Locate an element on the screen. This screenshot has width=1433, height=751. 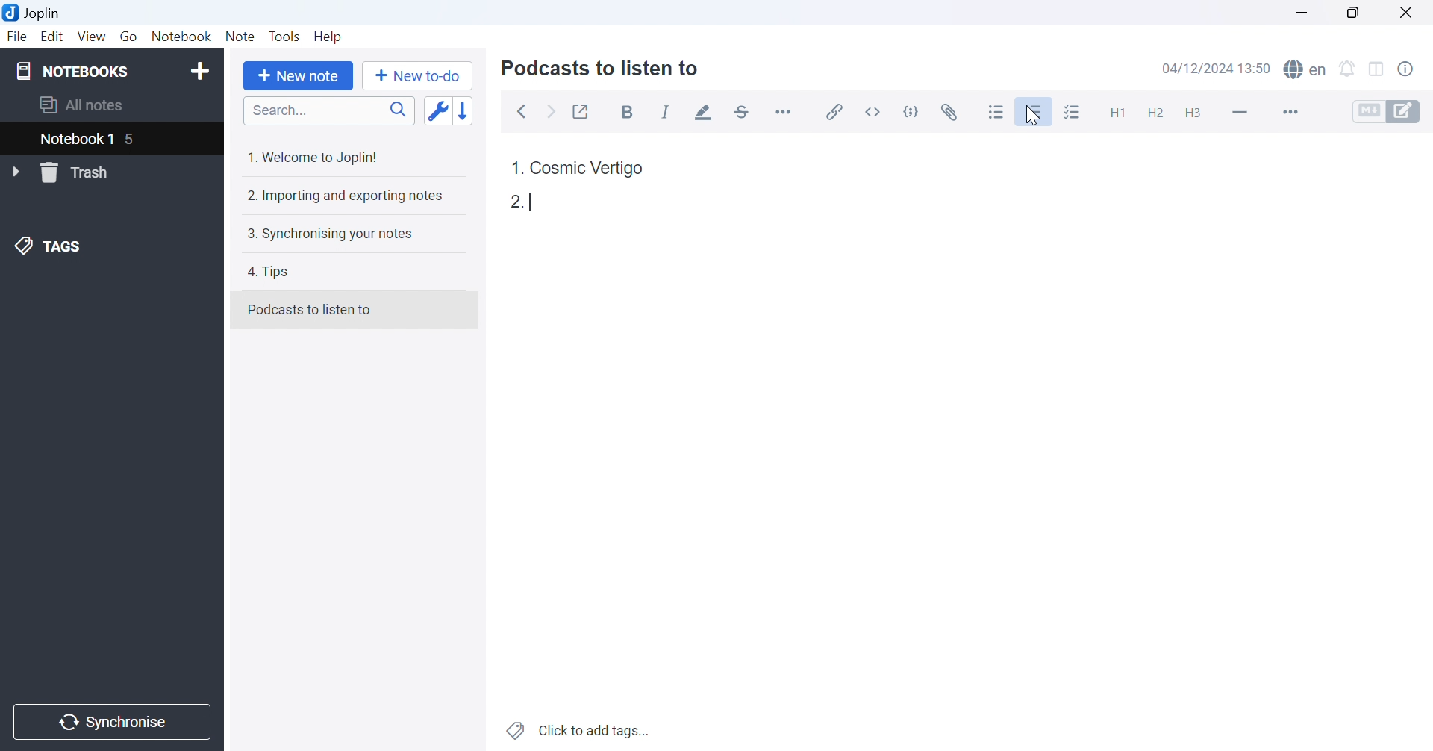
Set alarm is located at coordinates (1347, 69).